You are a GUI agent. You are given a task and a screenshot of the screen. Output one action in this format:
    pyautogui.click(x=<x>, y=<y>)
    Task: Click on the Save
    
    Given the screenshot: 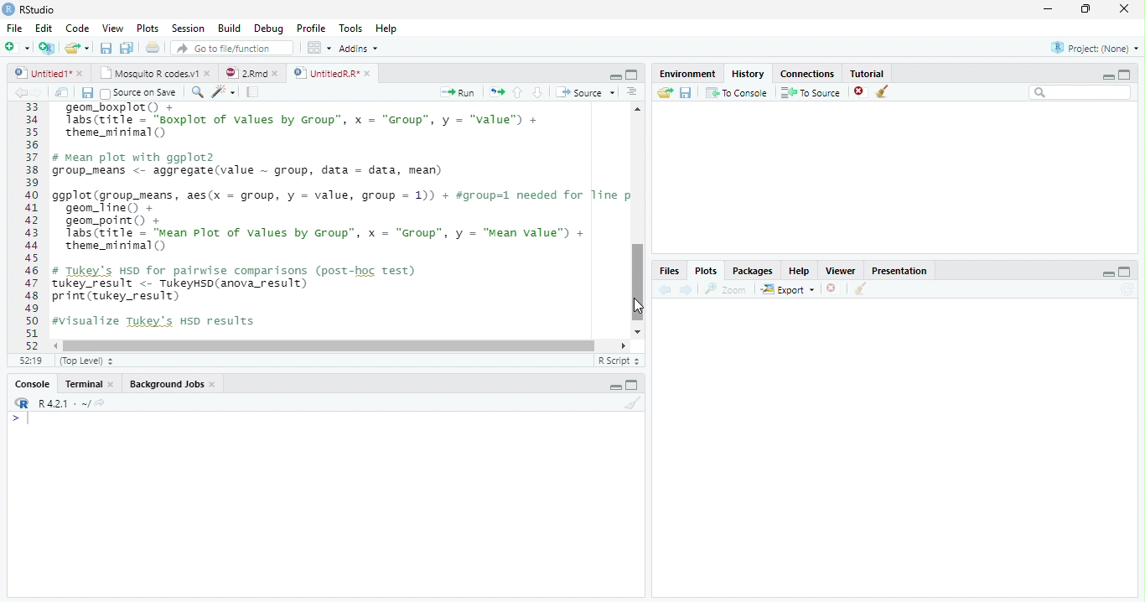 What is the action you would take?
    pyautogui.click(x=107, y=49)
    